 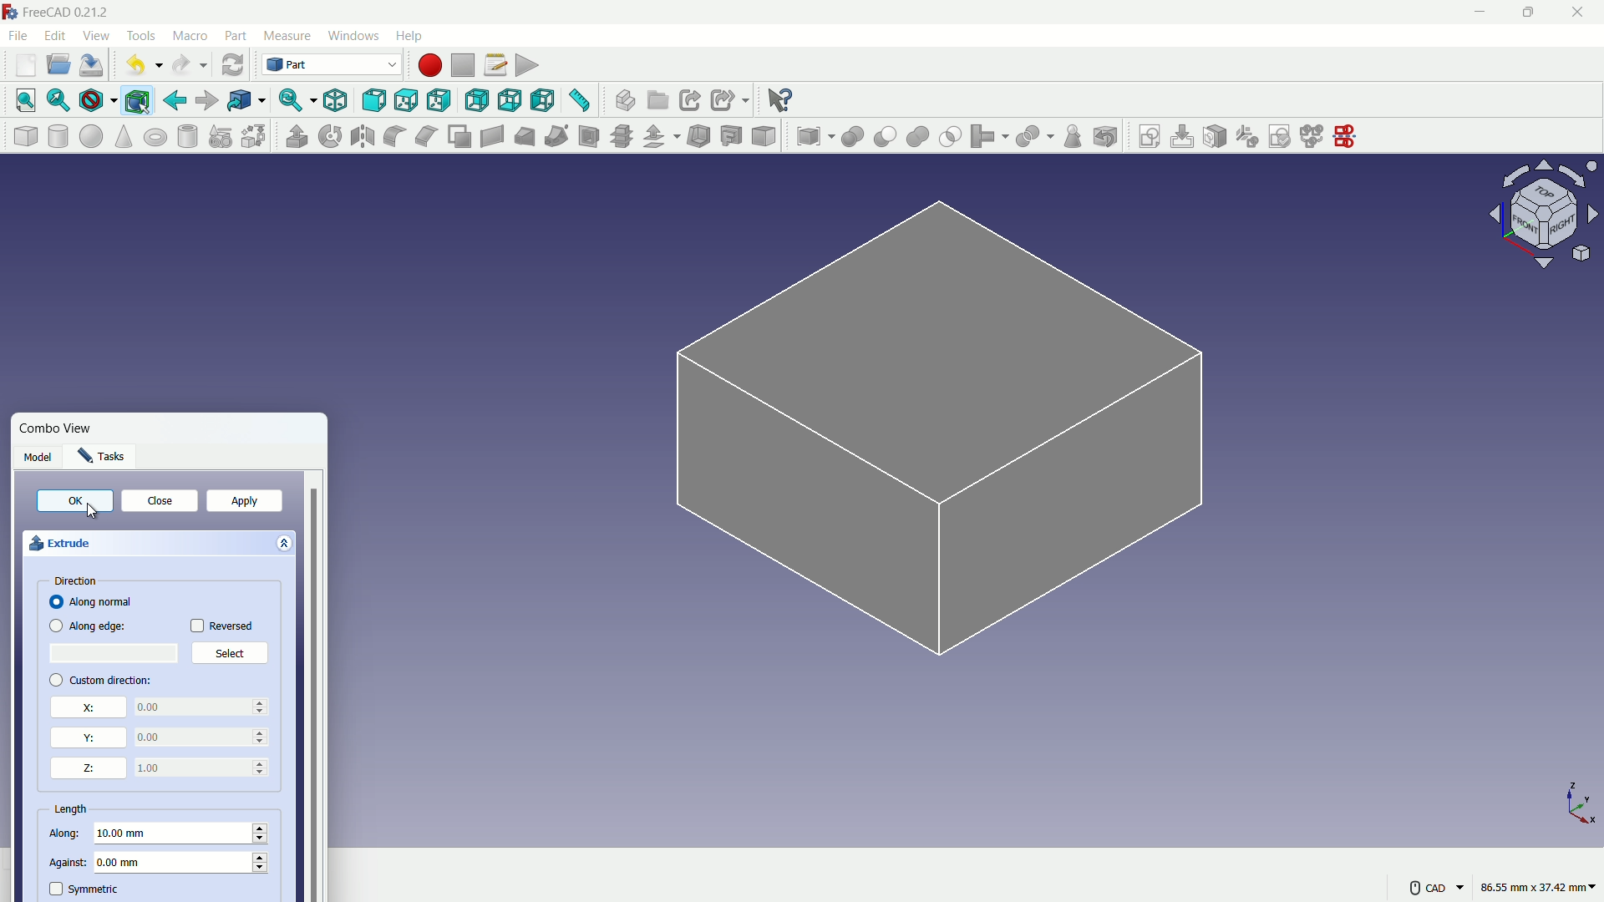 What do you see at coordinates (779, 99) in the screenshot?
I see `help extension` at bounding box center [779, 99].